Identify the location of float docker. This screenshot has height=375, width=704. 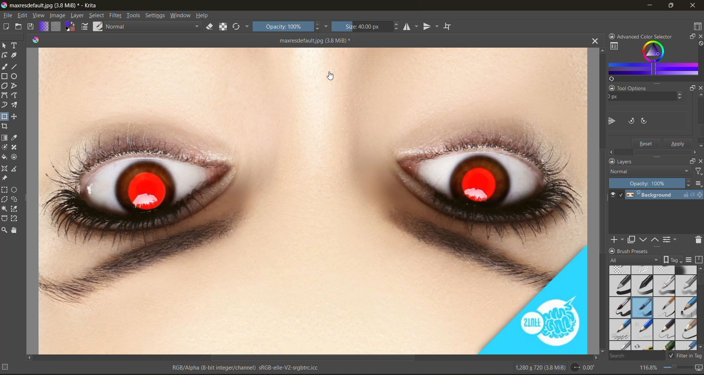
(692, 161).